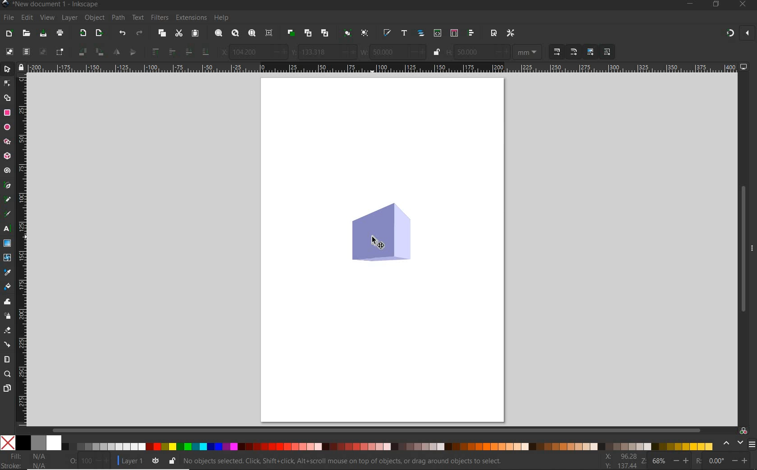 The image size is (757, 470). I want to click on w, so click(364, 52).